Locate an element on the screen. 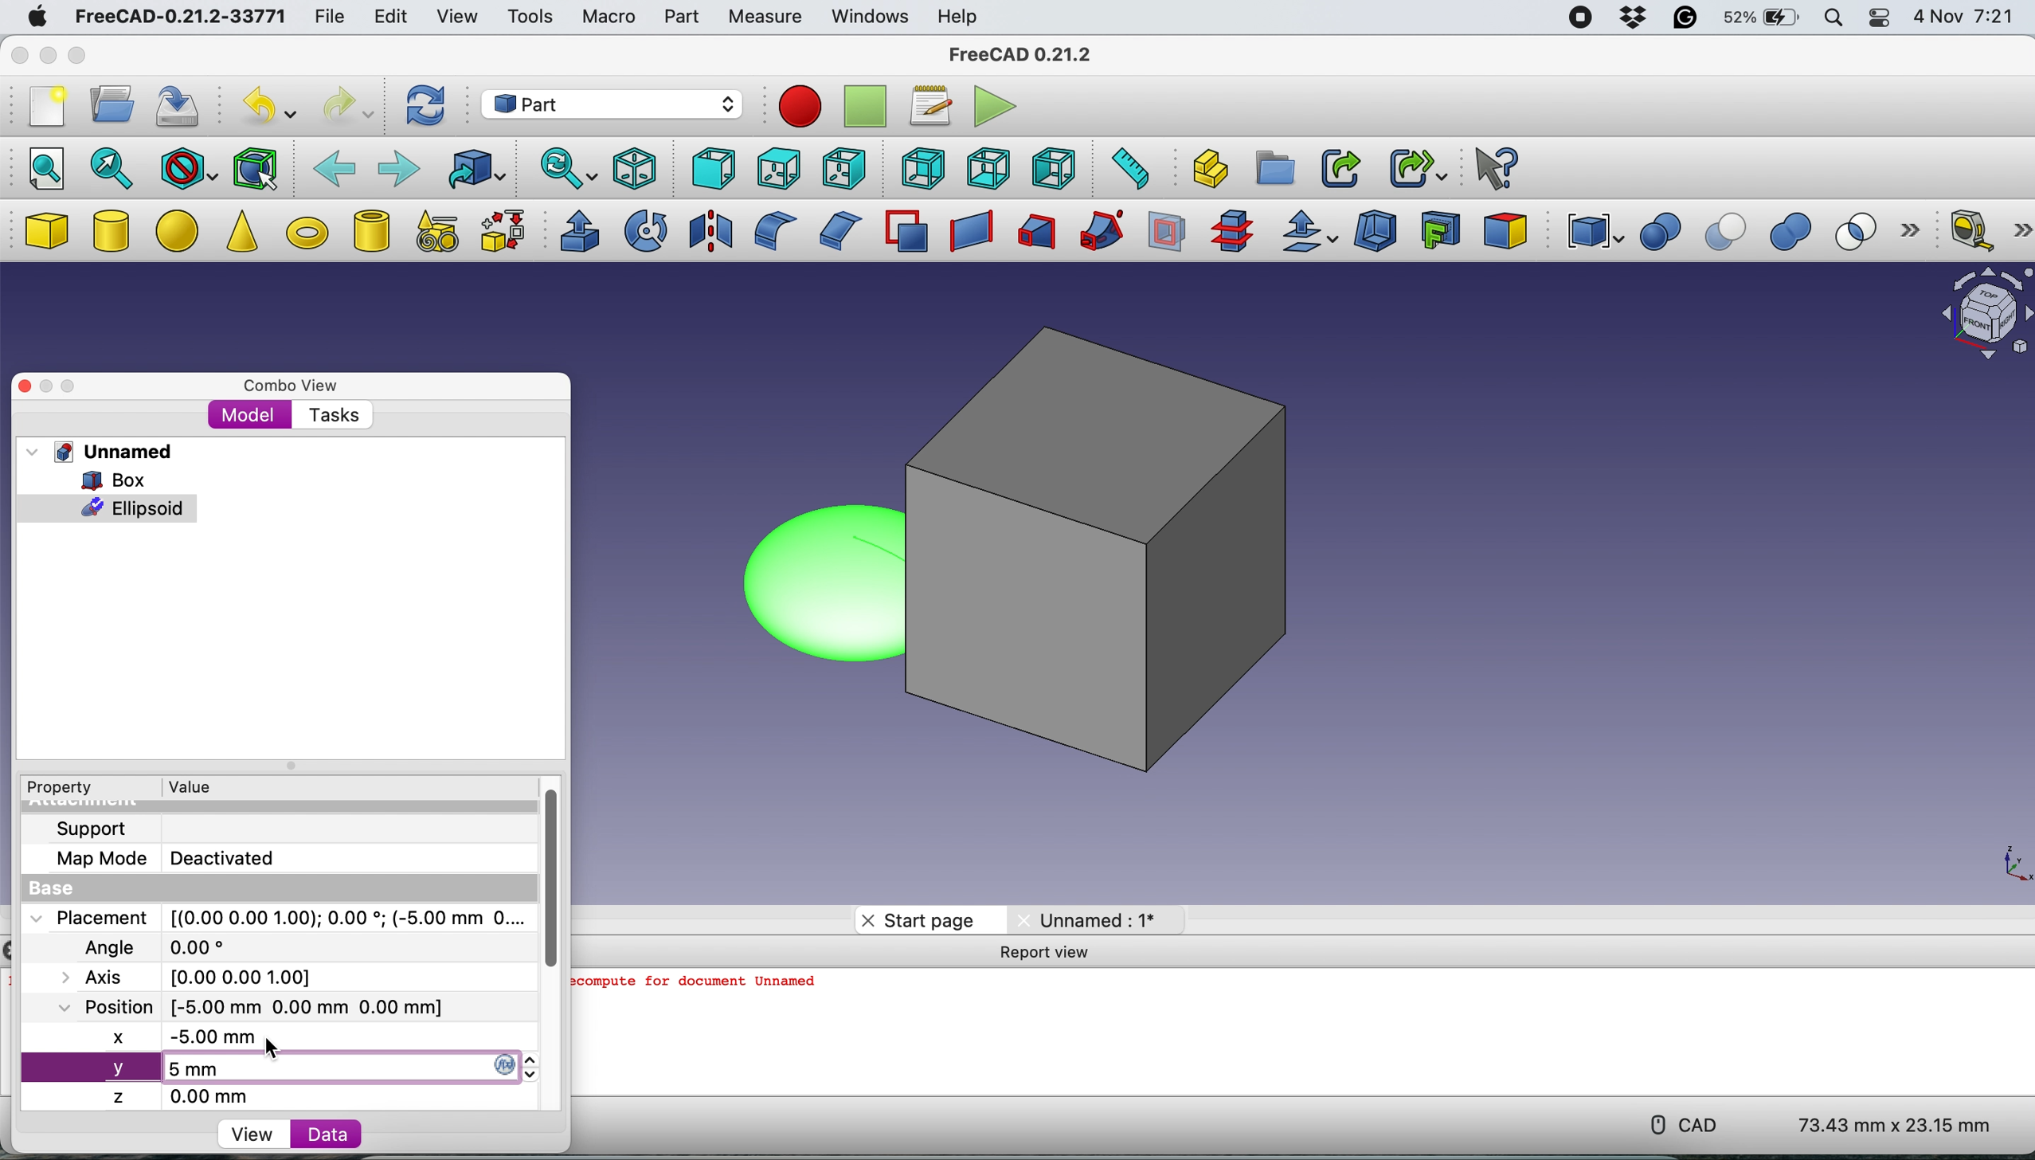 The width and height of the screenshot is (2035, 1160). macro is located at coordinates (608, 18).